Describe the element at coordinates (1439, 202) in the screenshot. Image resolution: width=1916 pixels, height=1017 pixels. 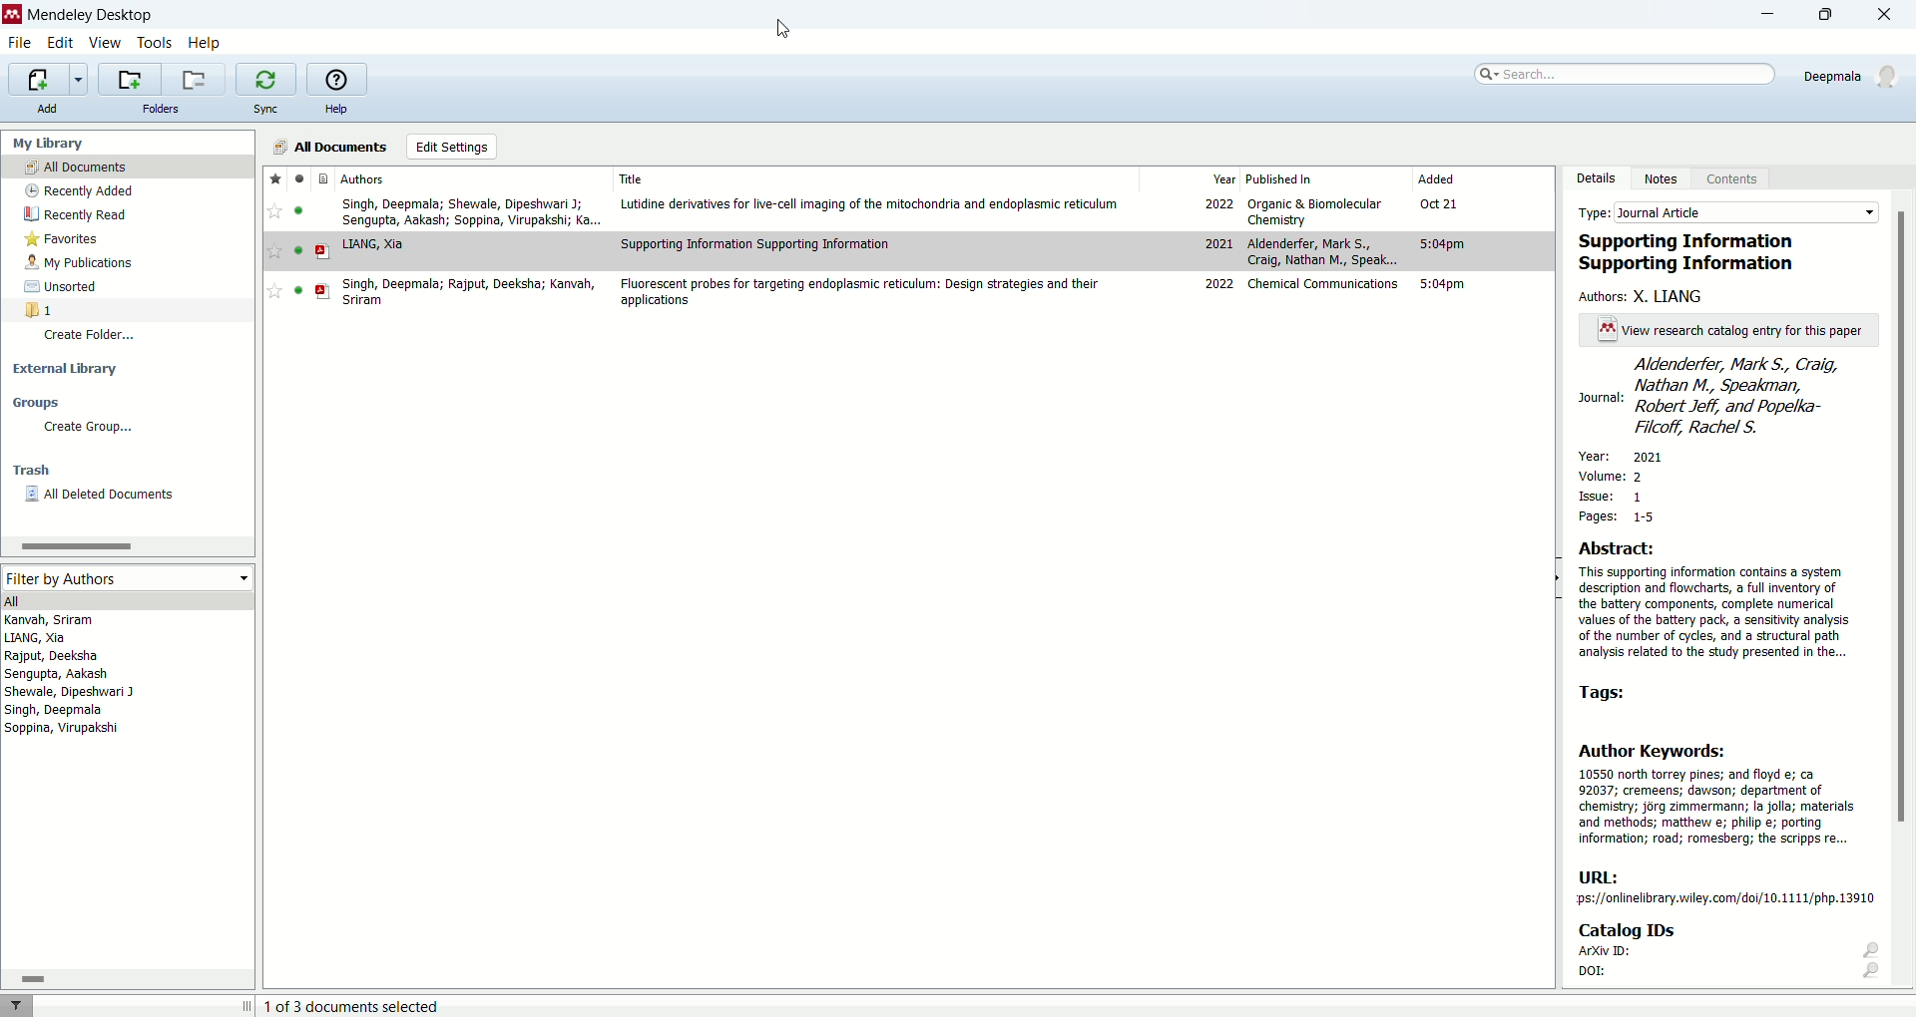
I see `Oct 21` at that location.